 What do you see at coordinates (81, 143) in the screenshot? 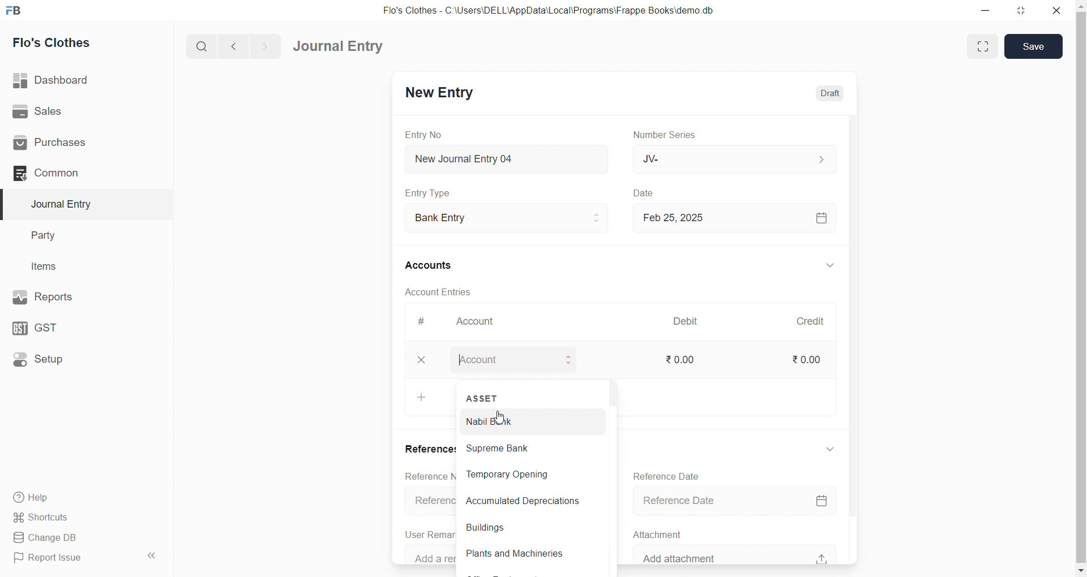
I see `Purchases` at bounding box center [81, 143].